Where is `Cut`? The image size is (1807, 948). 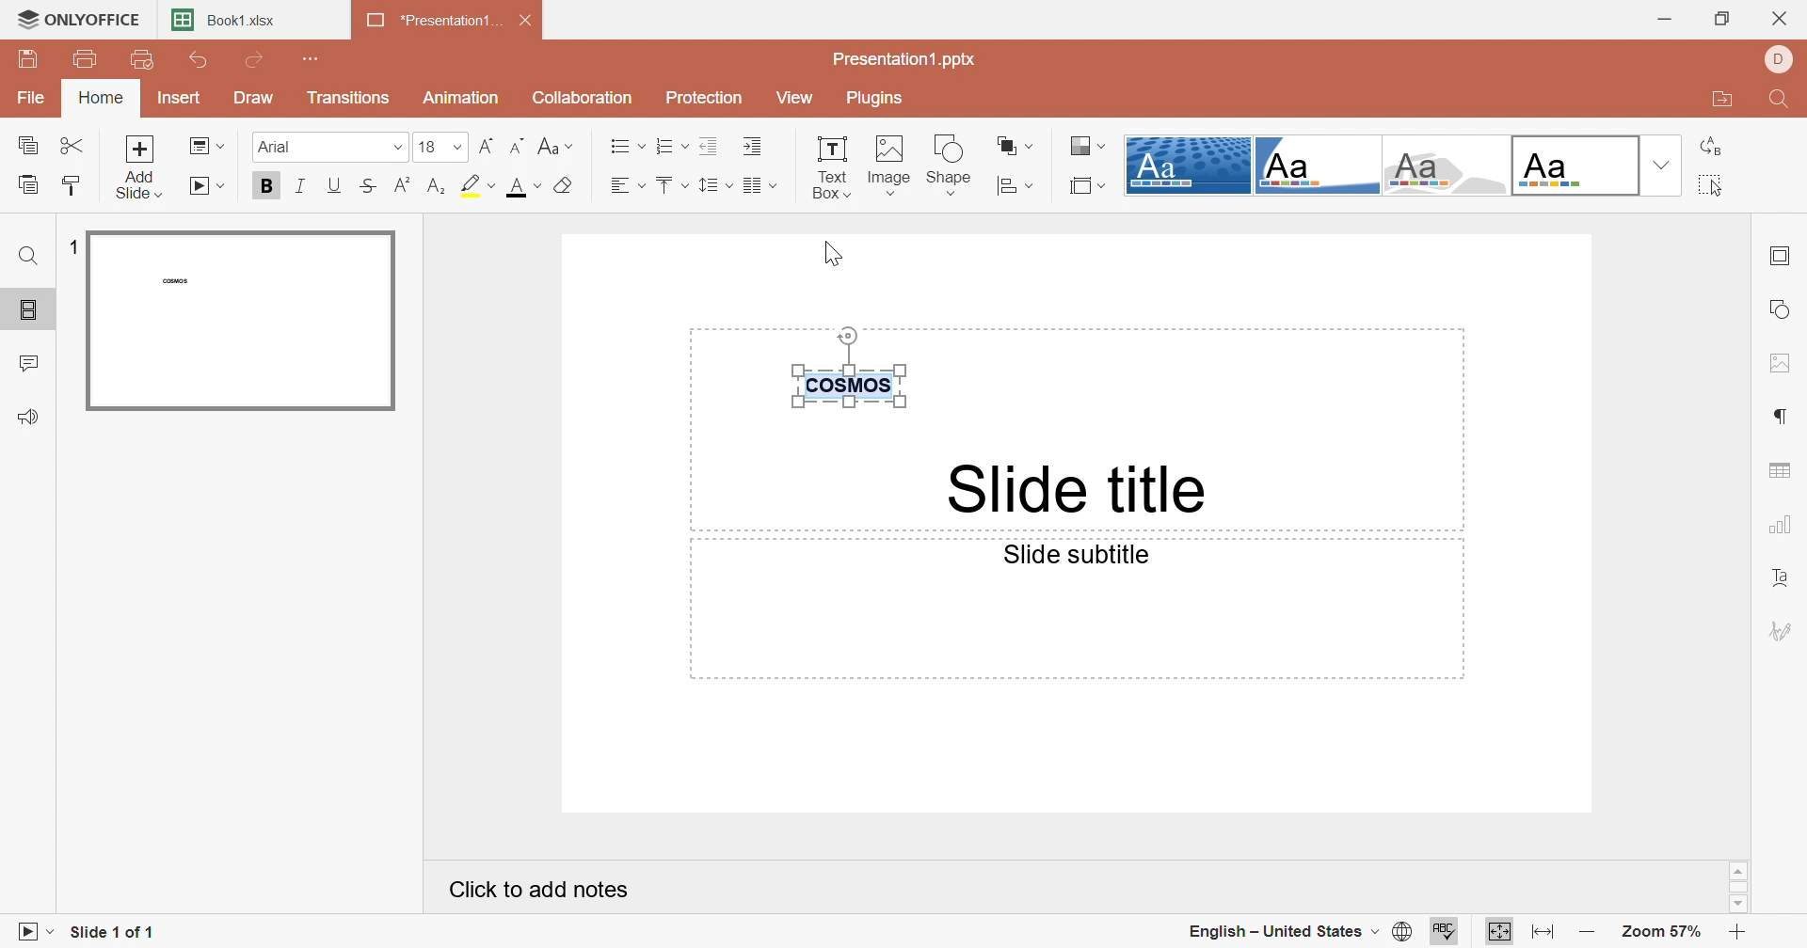 Cut is located at coordinates (66, 147).